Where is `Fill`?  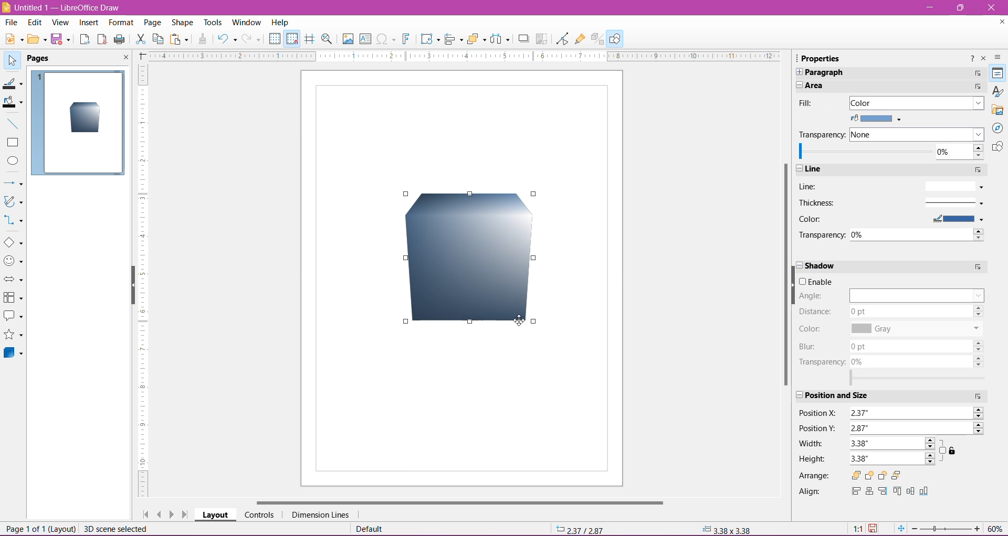 Fill is located at coordinates (810, 103).